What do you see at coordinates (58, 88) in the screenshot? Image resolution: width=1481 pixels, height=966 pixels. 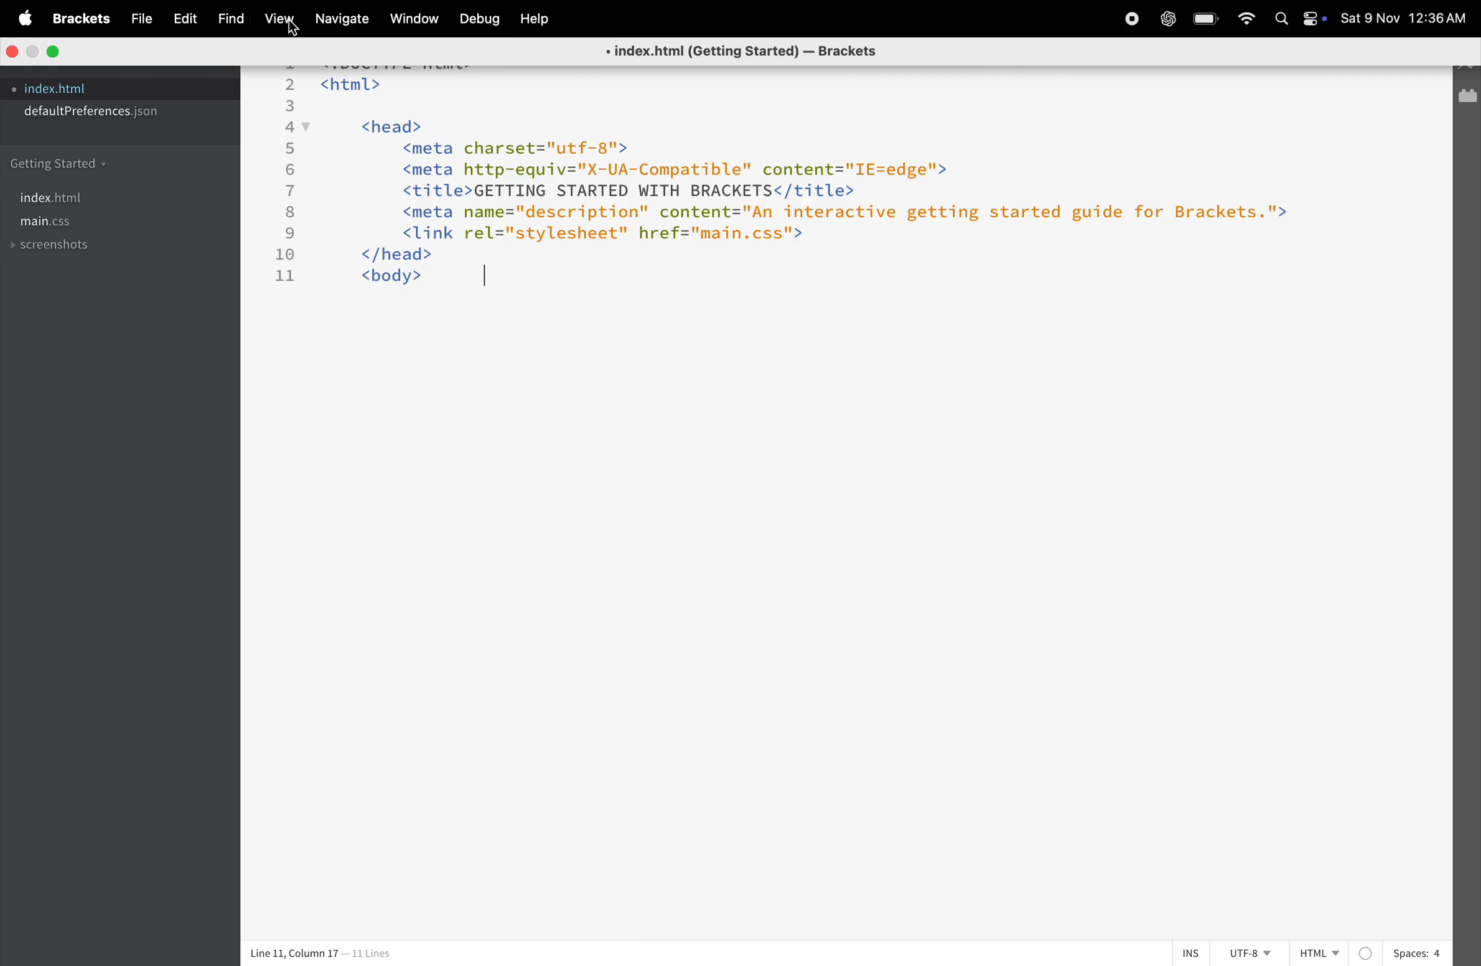 I see `index.html` at bounding box center [58, 88].